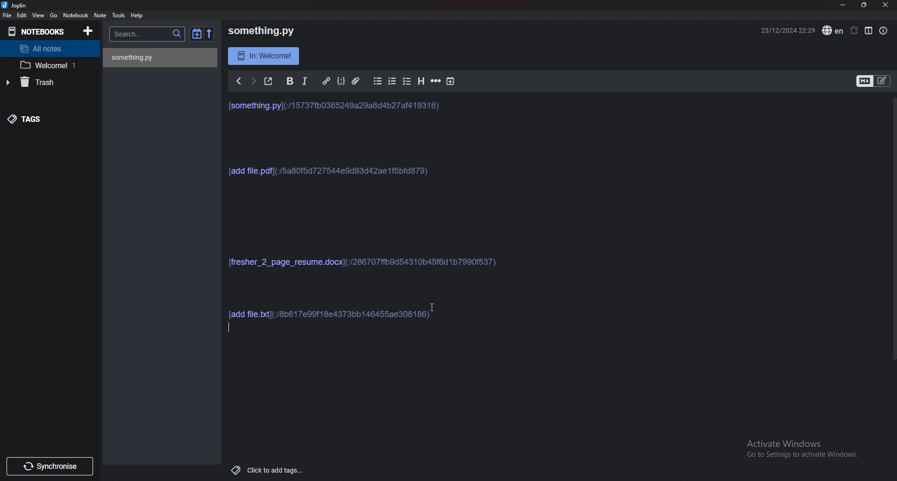  Describe the element at coordinates (865, 5) in the screenshot. I see `Resize` at that location.